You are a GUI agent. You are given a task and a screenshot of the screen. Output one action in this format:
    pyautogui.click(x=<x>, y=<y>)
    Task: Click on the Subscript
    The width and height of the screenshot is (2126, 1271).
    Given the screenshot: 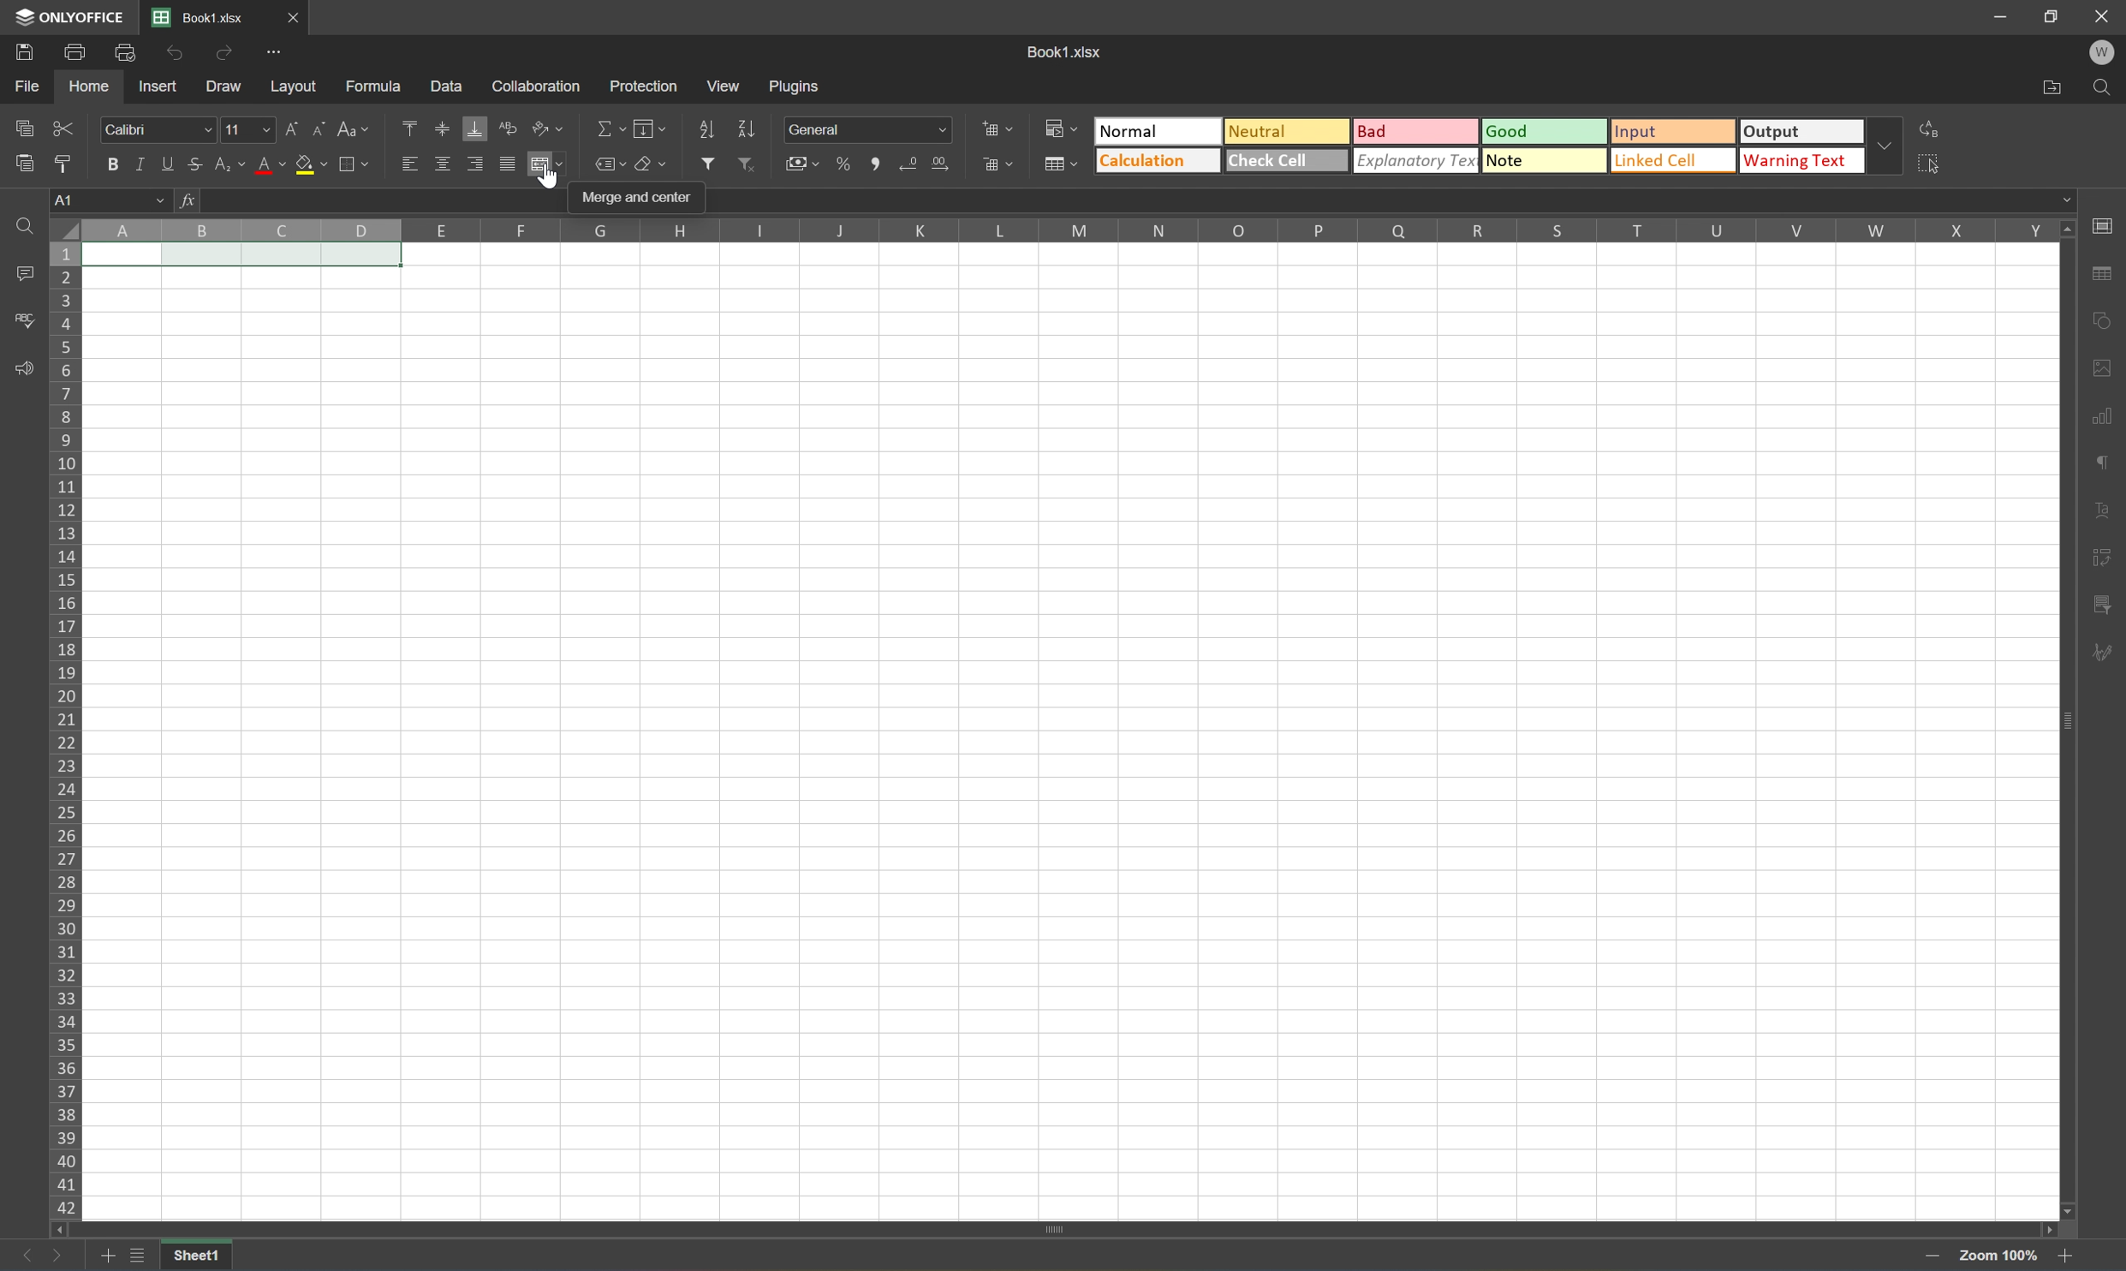 What is the action you would take?
    pyautogui.click(x=231, y=165)
    